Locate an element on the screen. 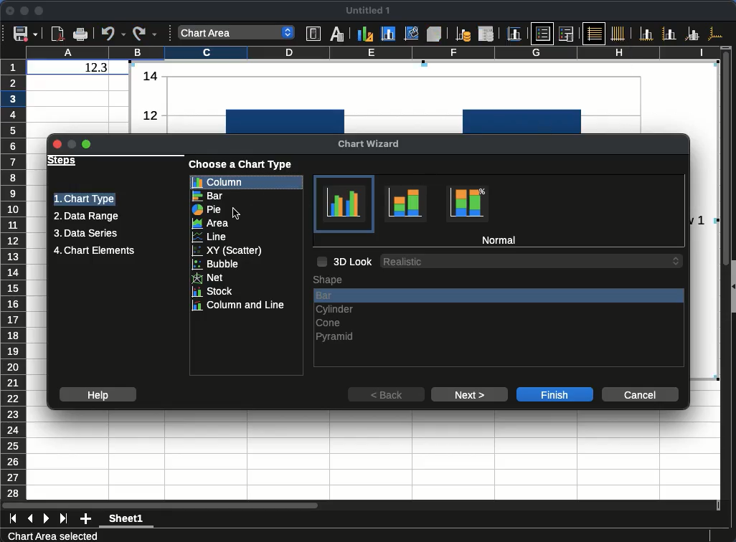  Legend is located at coordinates (566, 34).